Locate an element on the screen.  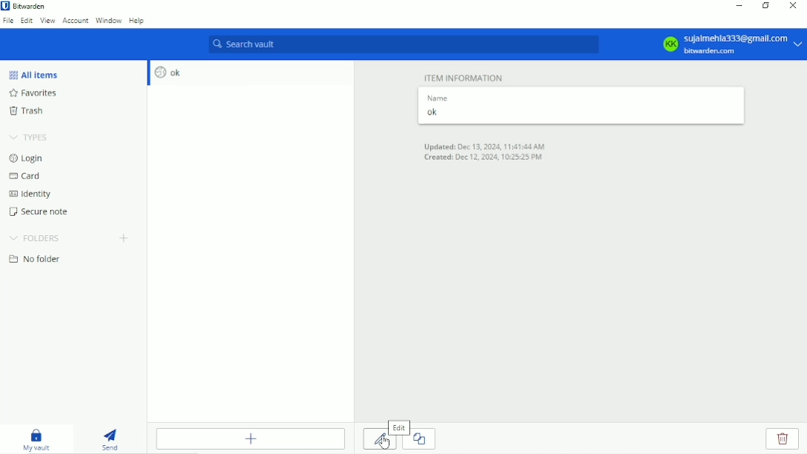
cursor is located at coordinates (384, 442).